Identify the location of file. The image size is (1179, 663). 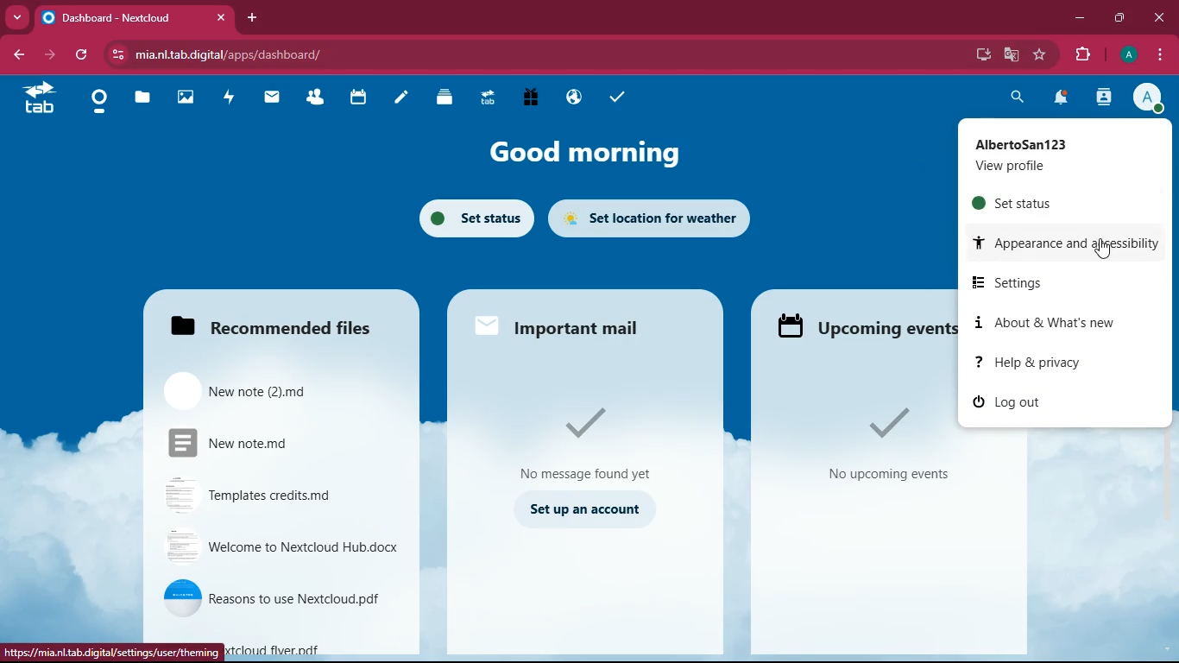
(285, 548).